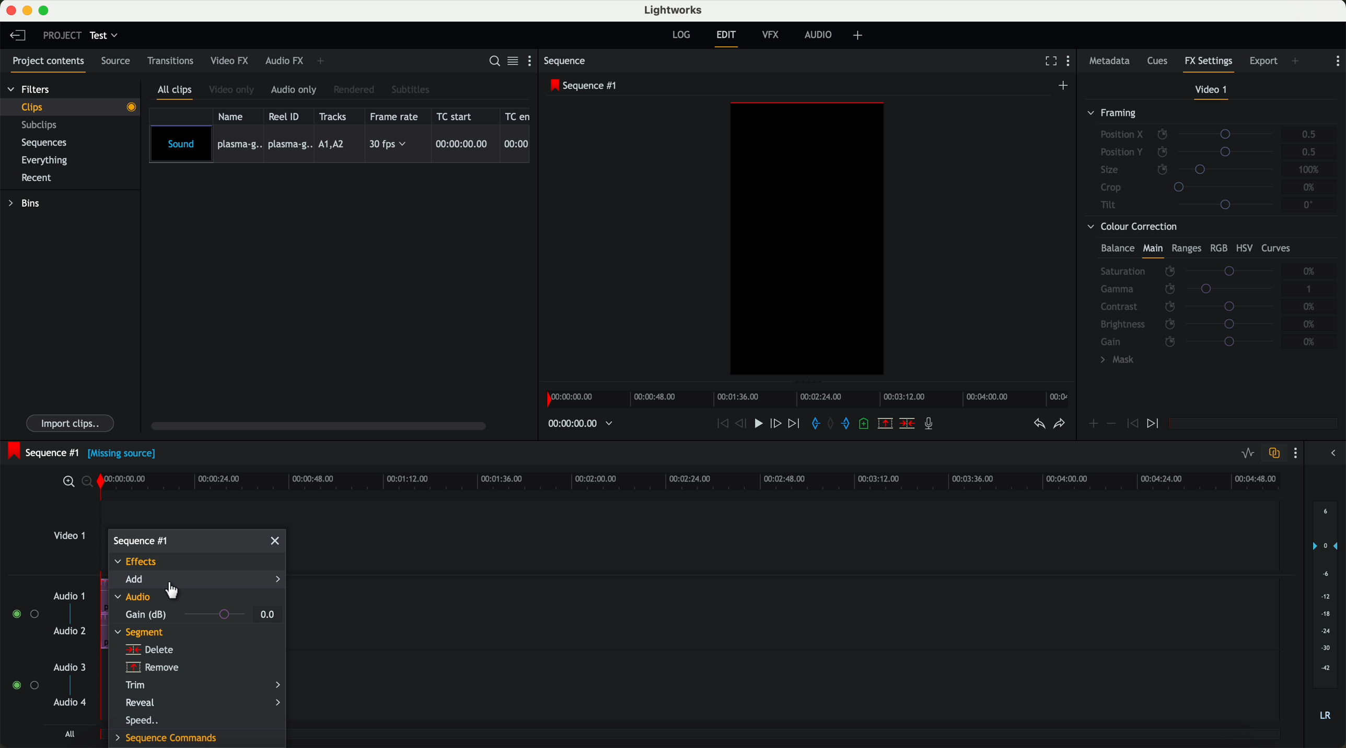 This screenshot has width=1346, height=748. I want to click on project, so click(60, 35).